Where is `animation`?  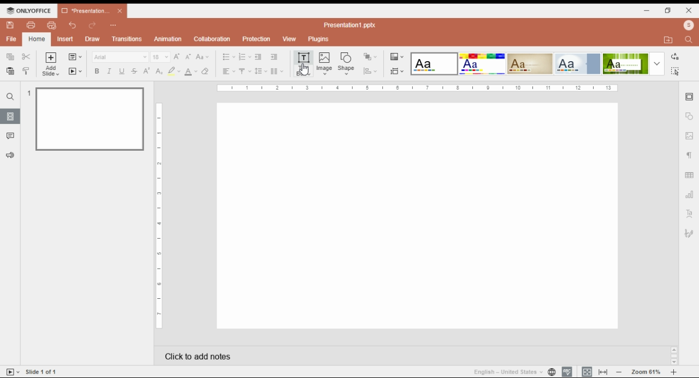
animation is located at coordinates (167, 39).